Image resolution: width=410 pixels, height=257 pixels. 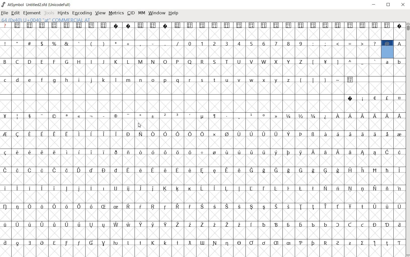 What do you see at coordinates (399, 25) in the screenshot?
I see `unsupported charters` at bounding box center [399, 25].